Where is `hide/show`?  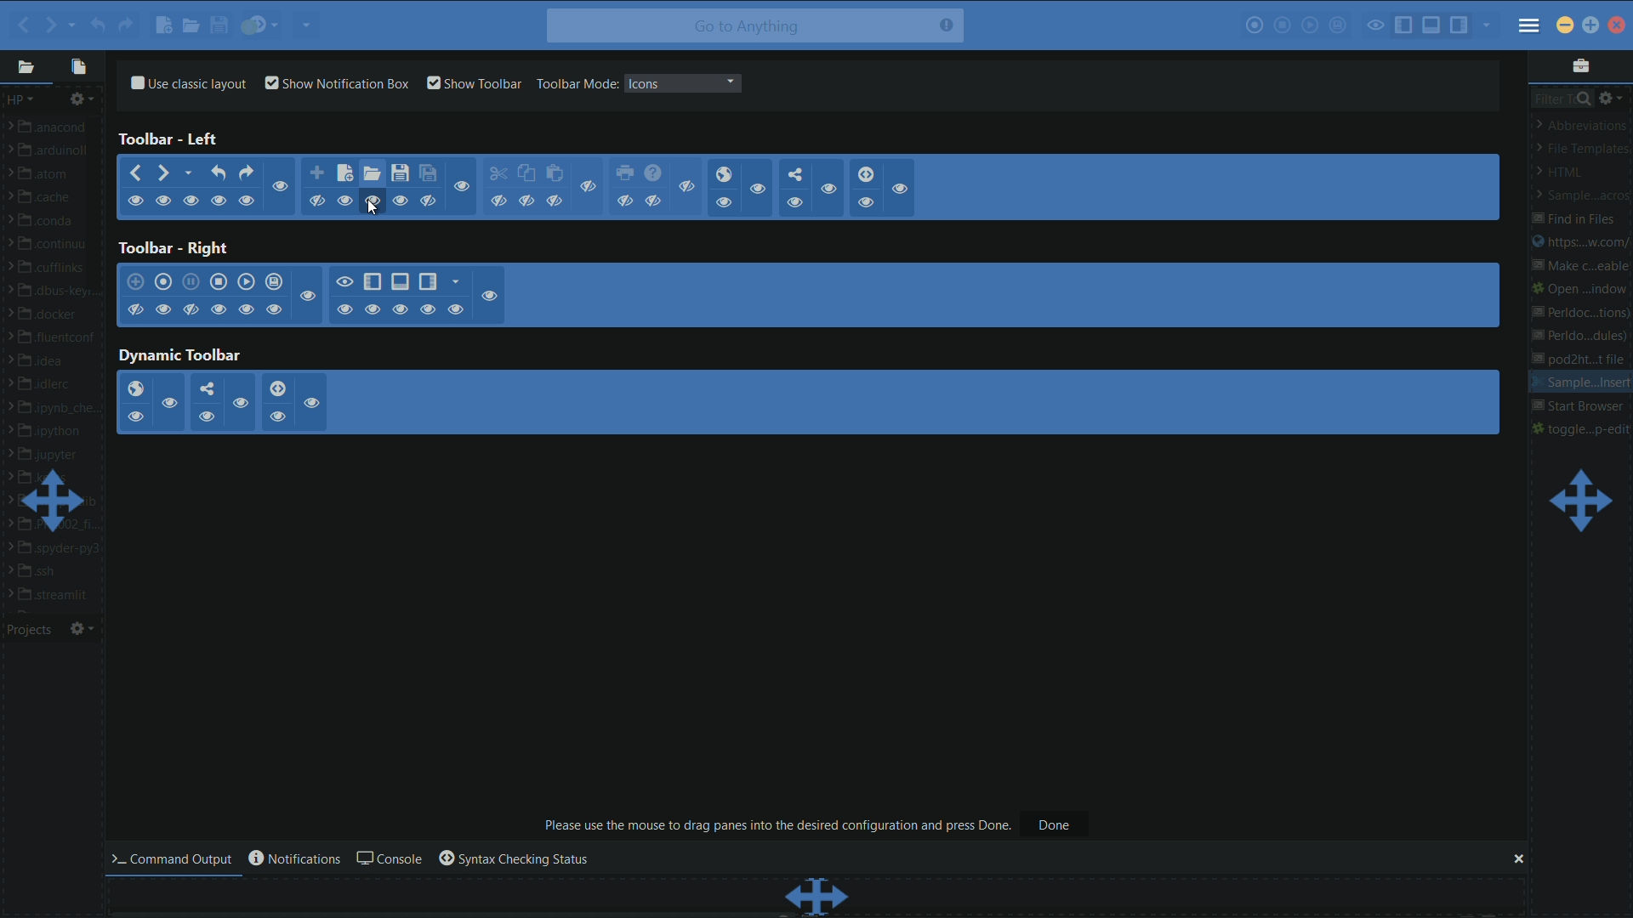 hide/show is located at coordinates (456, 309).